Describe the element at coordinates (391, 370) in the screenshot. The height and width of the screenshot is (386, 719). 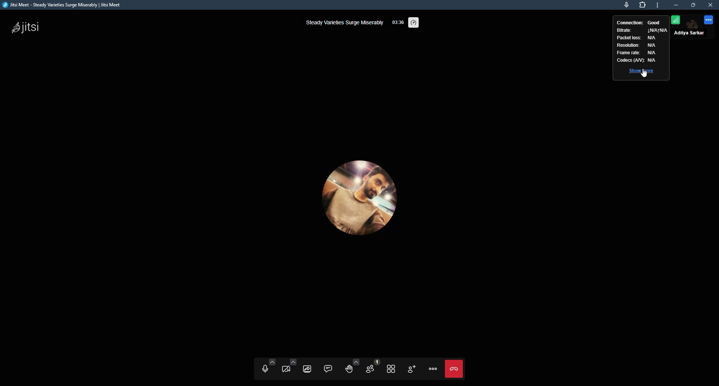
I see `toggle tile view` at that location.